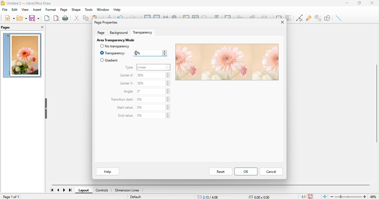 The image size is (379, 200). Describe the element at coordinates (46, 17) in the screenshot. I see `export` at that location.